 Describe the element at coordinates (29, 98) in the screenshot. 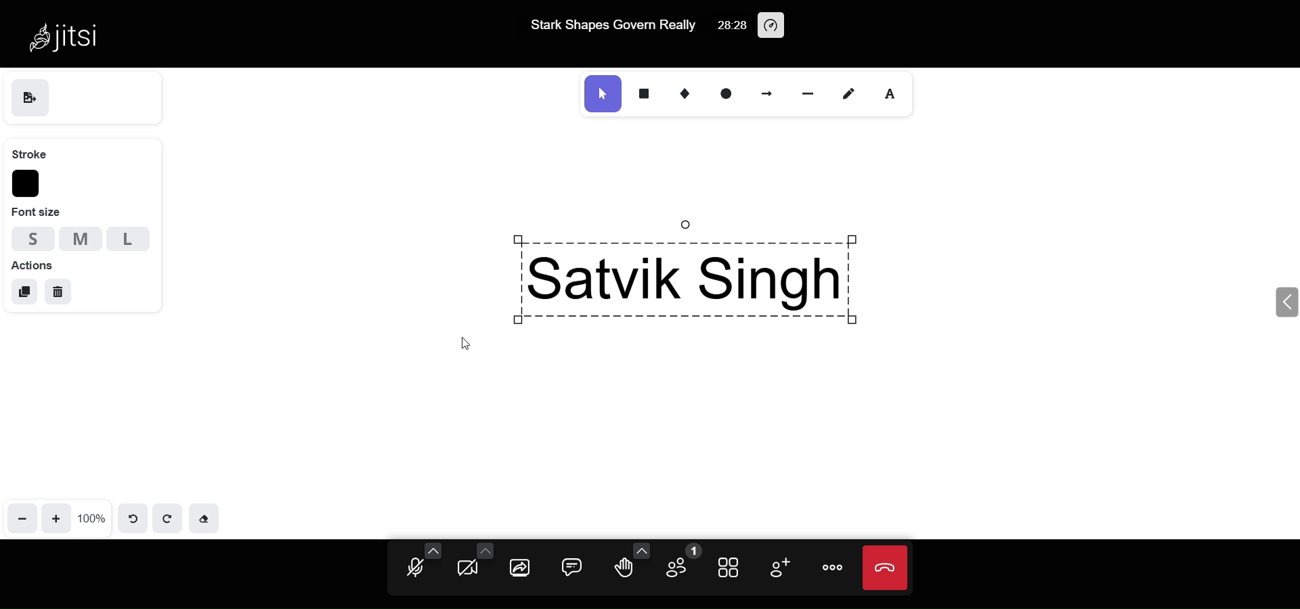

I see `save as image` at that location.